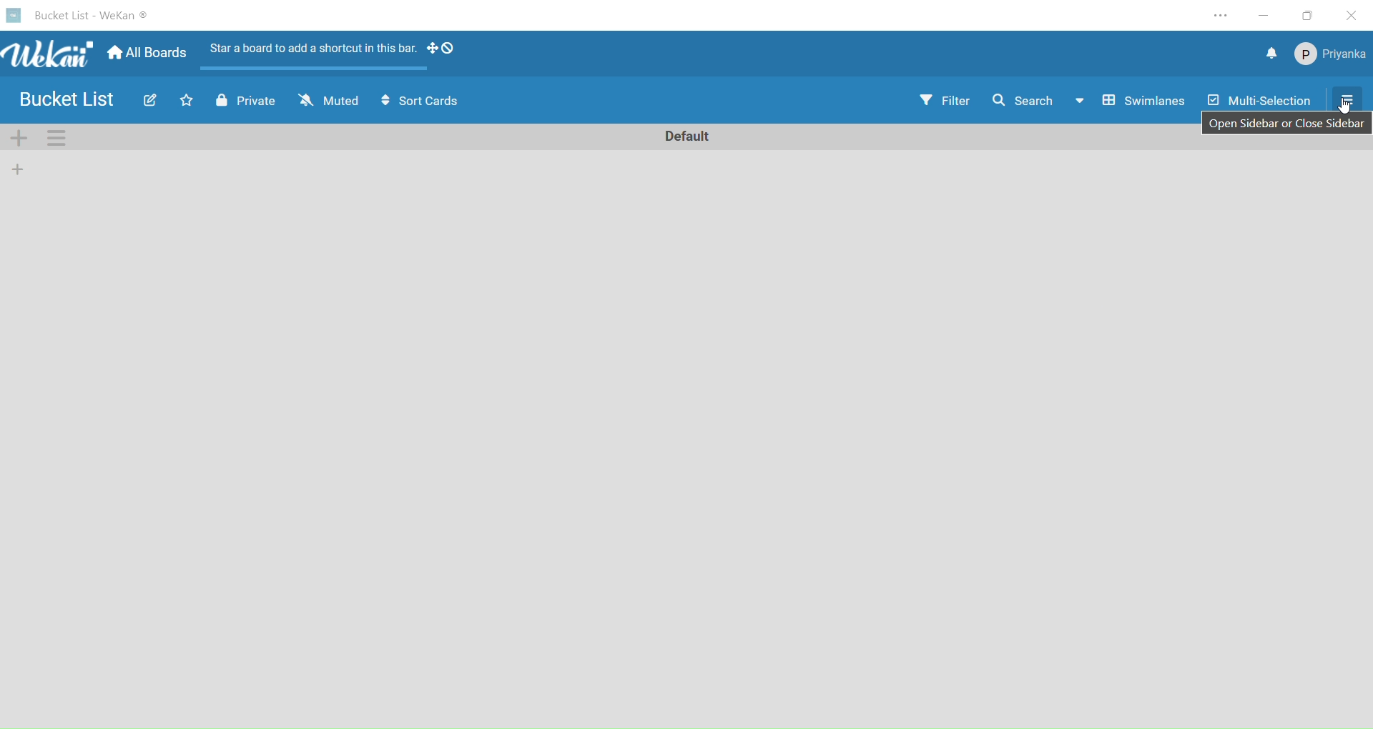 This screenshot has width=1373, height=729. Describe the element at coordinates (1271, 53) in the screenshot. I see `notifications` at that location.